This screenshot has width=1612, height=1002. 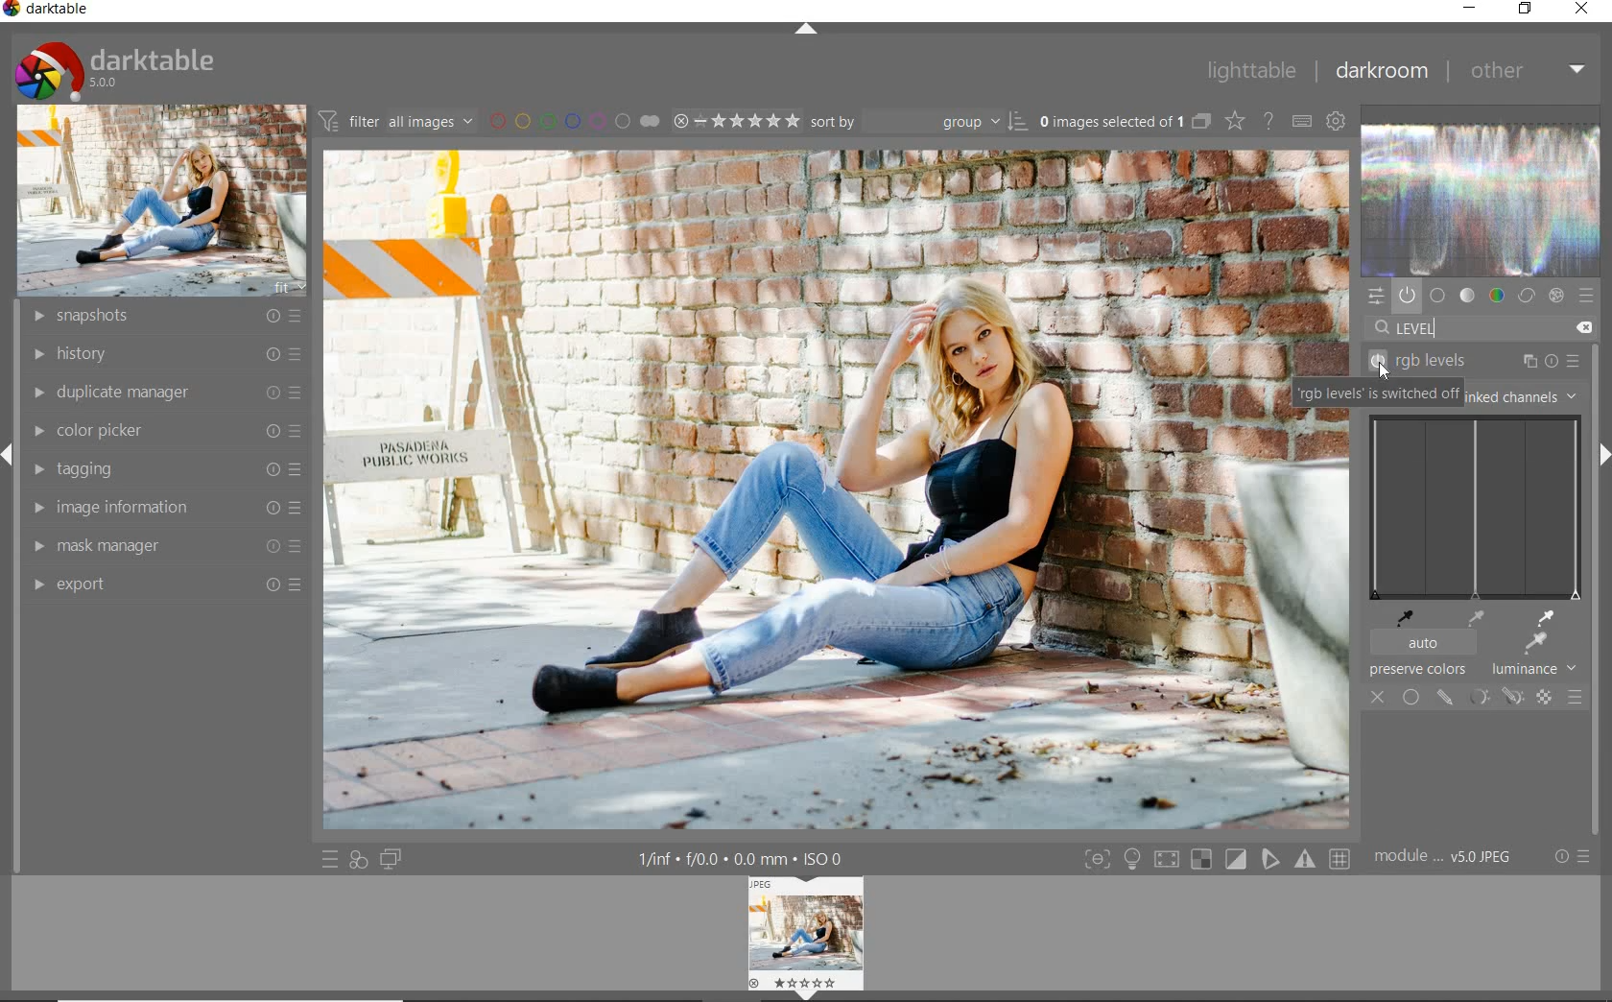 What do you see at coordinates (116, 70) in the screenshot?
I see `system logo & name` at bounding box center [116, 70].